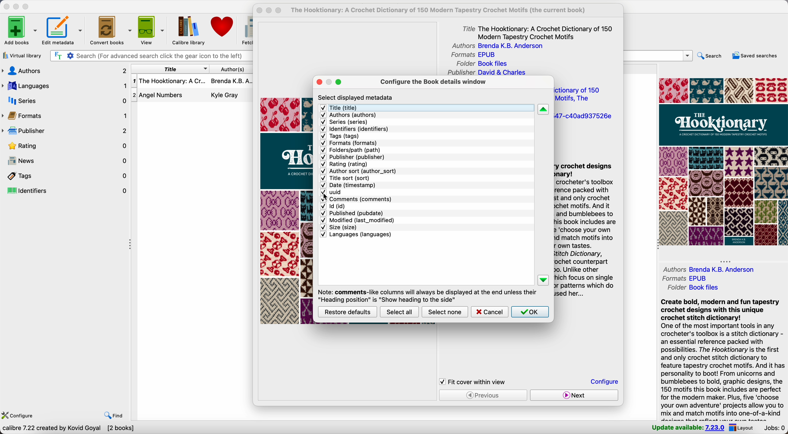  What do you see at coordinates (288, 211) in the screenshot?
I see `book cover preview` at bounding box center [288, 211].